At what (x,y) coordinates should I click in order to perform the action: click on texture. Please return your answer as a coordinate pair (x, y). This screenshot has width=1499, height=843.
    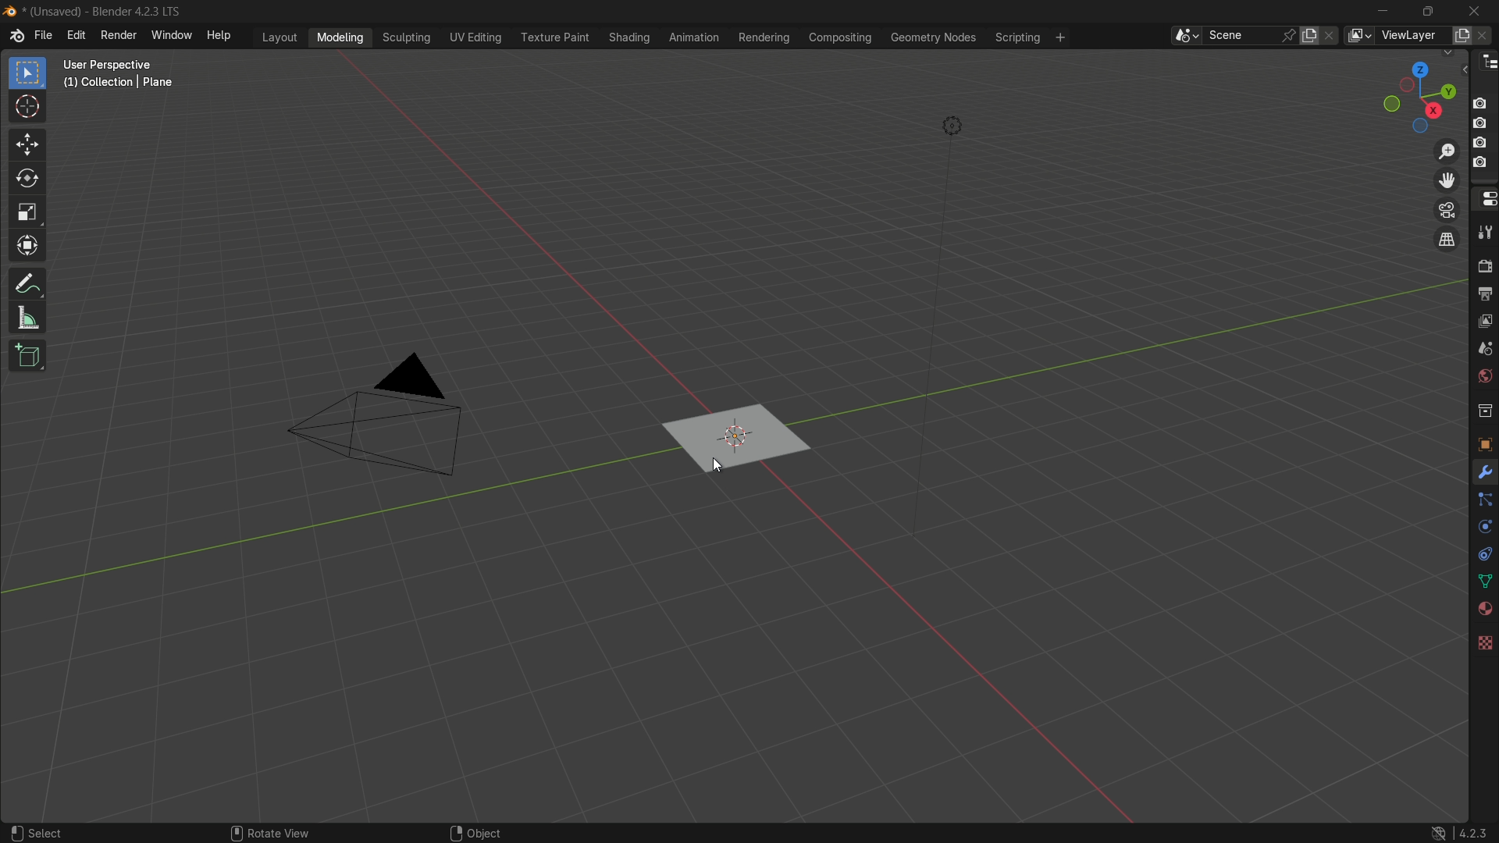
    Looking at the image, I should click on (1483, 642).